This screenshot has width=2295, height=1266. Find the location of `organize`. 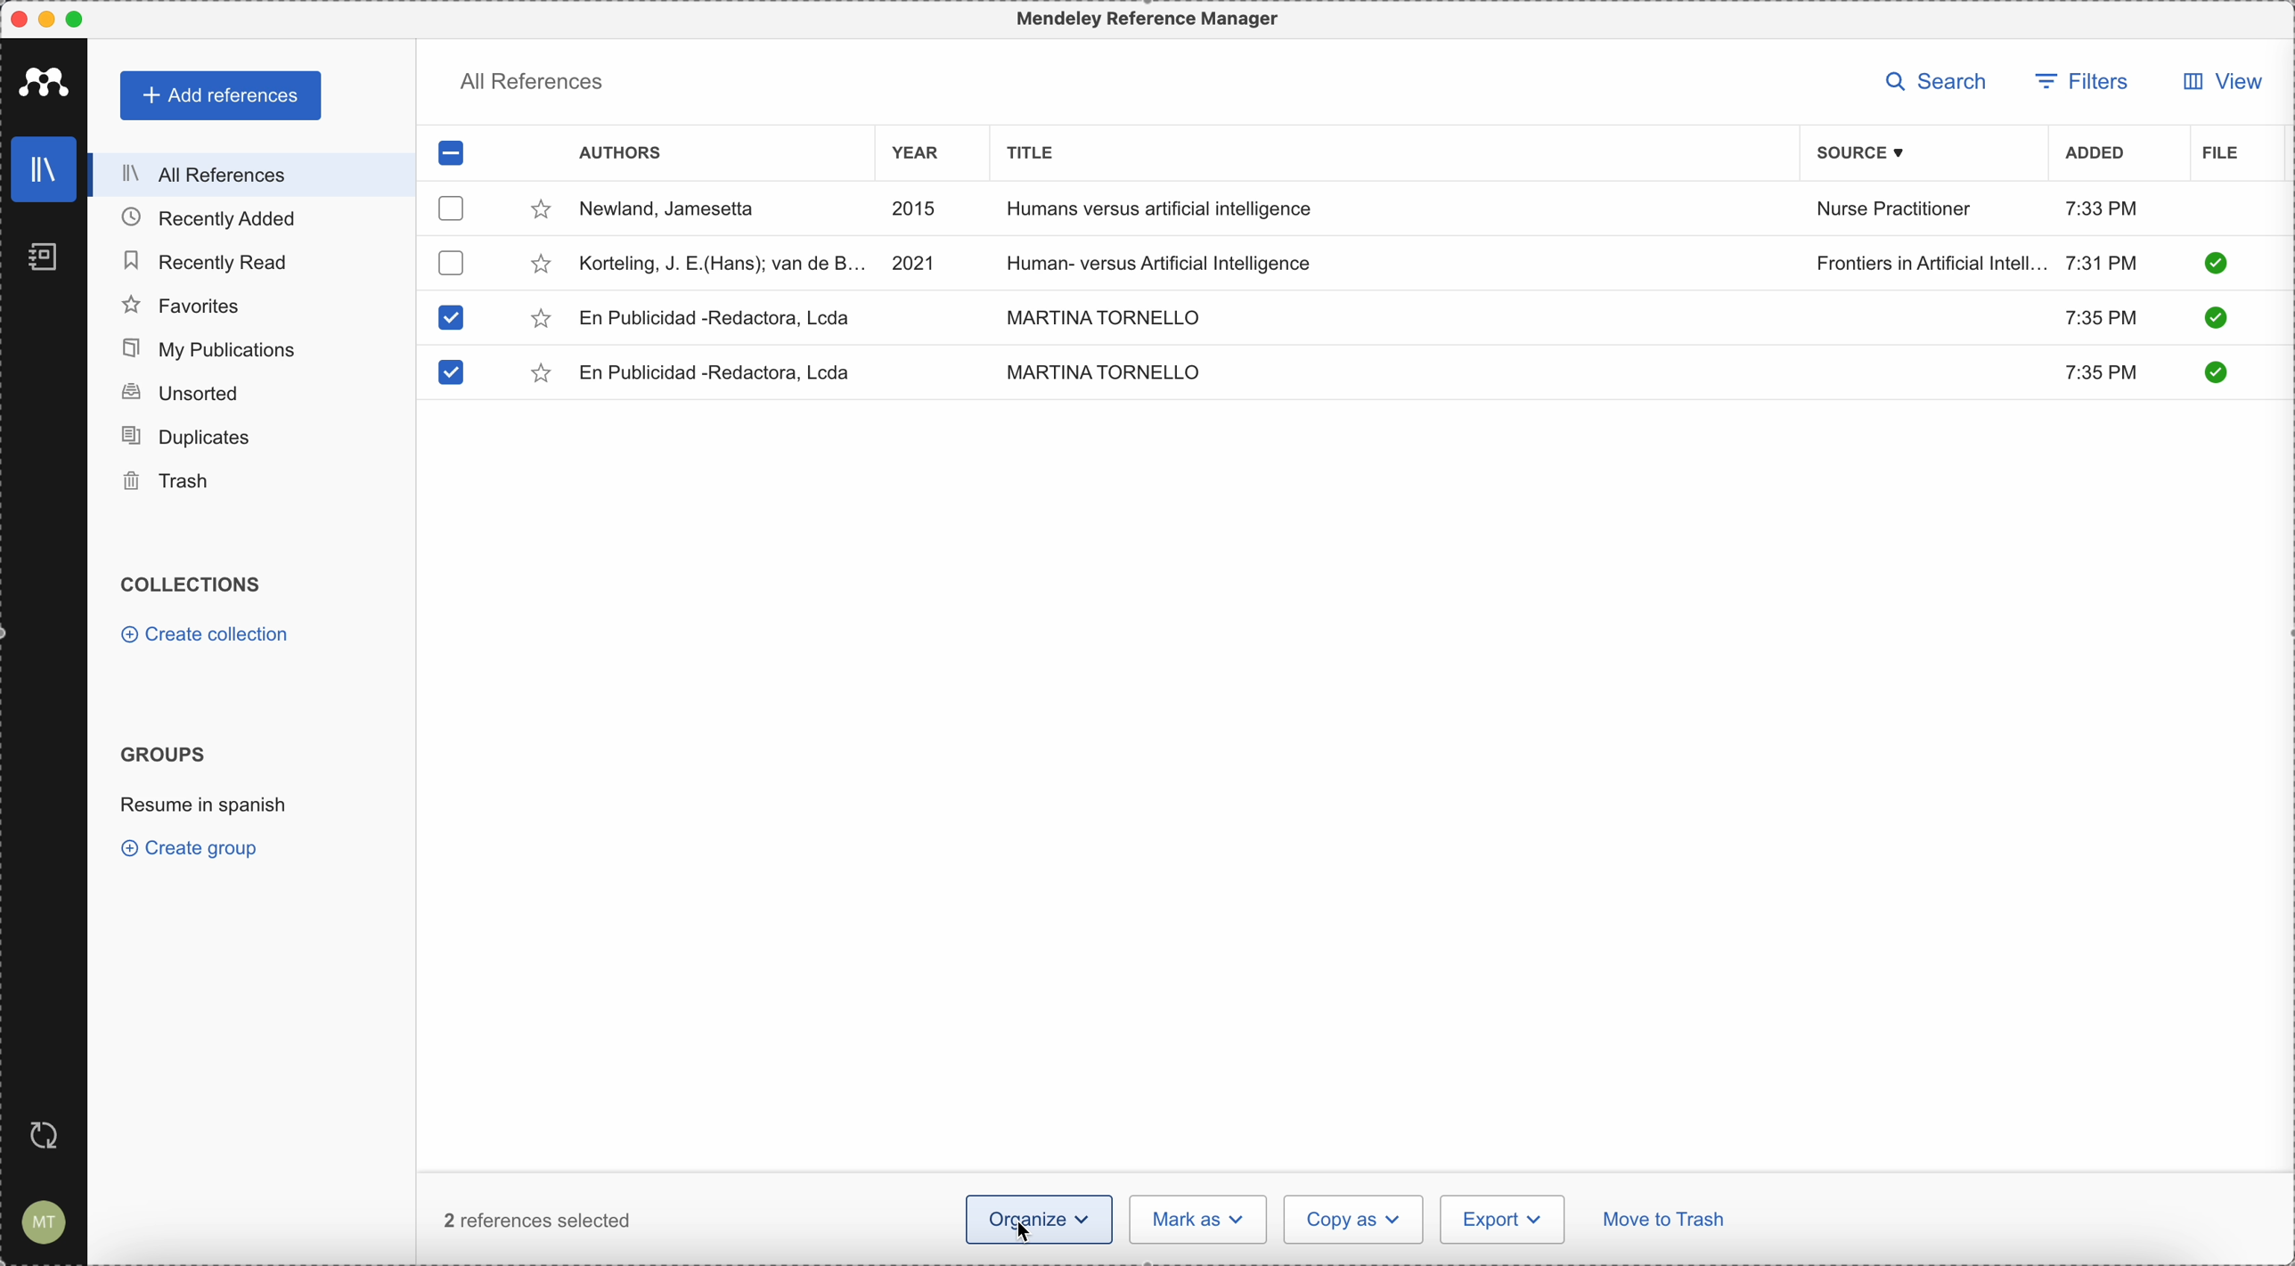

organize is located at coordinates (1082, 1218).